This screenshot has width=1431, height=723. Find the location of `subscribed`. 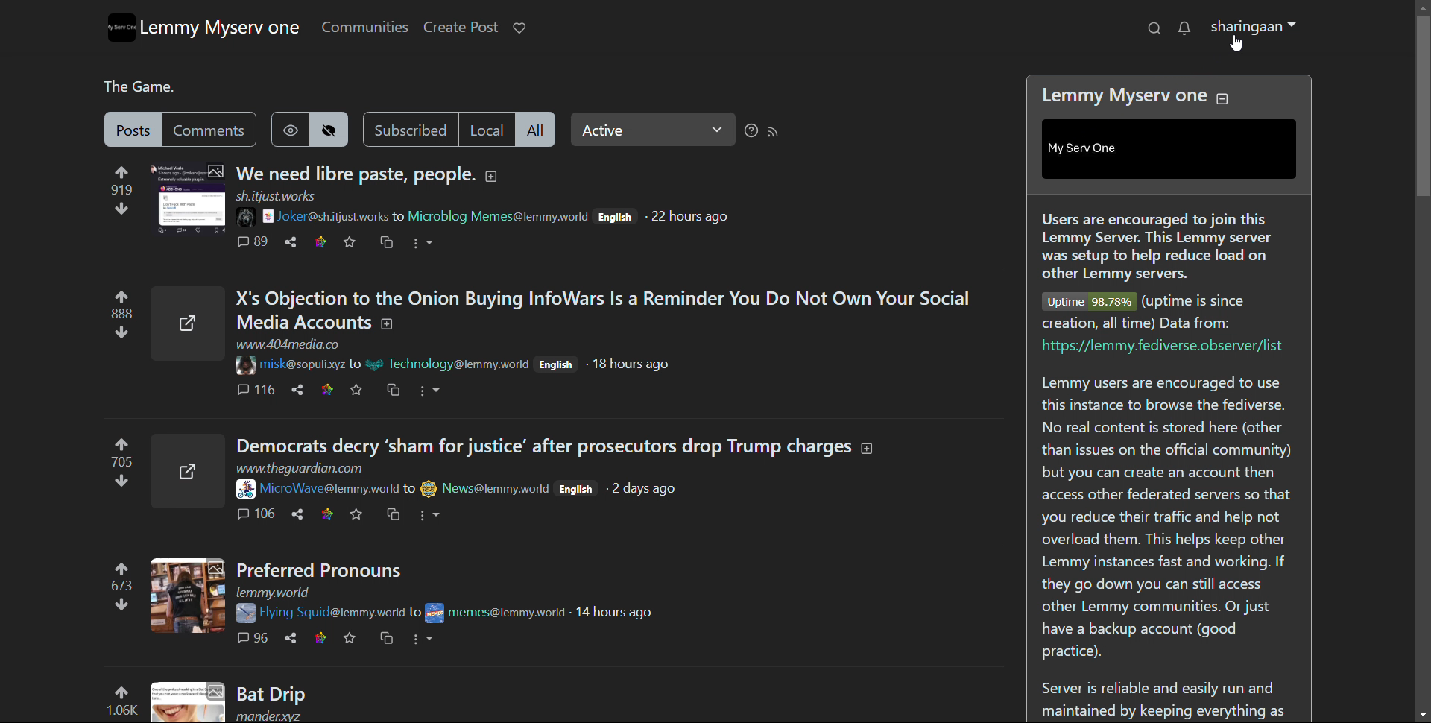

subscribed is located at coordinates (409, 130).